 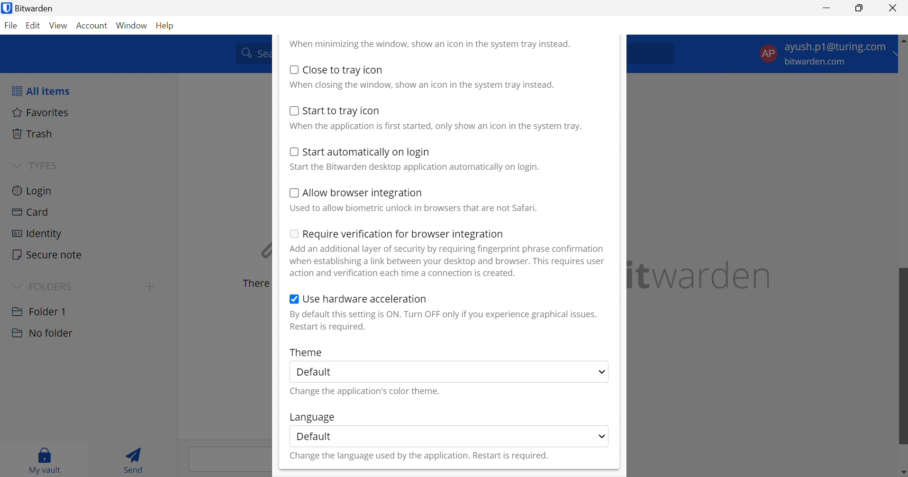 What do you see at coordinates (307, 352) in the screenshot?
I see `Theme` at bounding box center [307, 352].